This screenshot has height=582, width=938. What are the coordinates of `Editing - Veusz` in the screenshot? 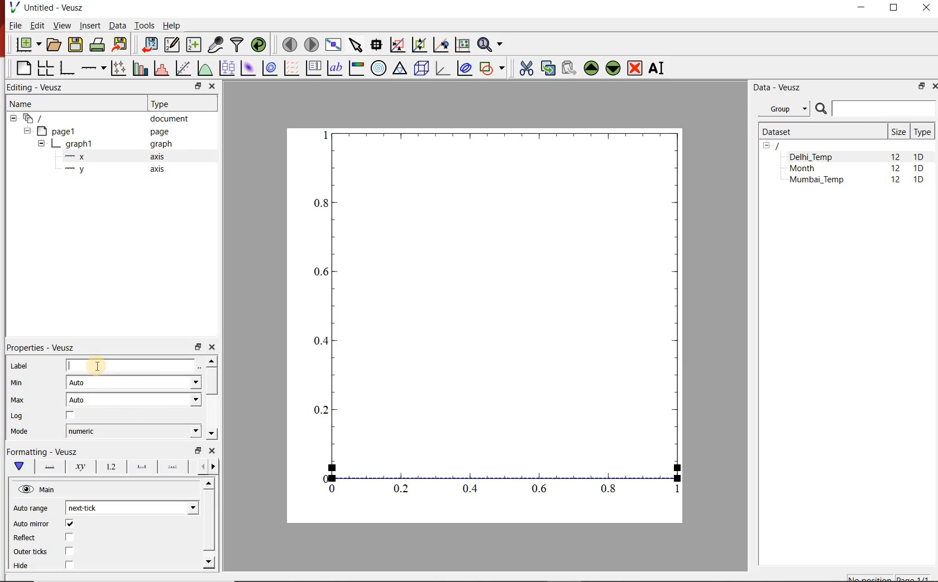 It's located at (41, 86).